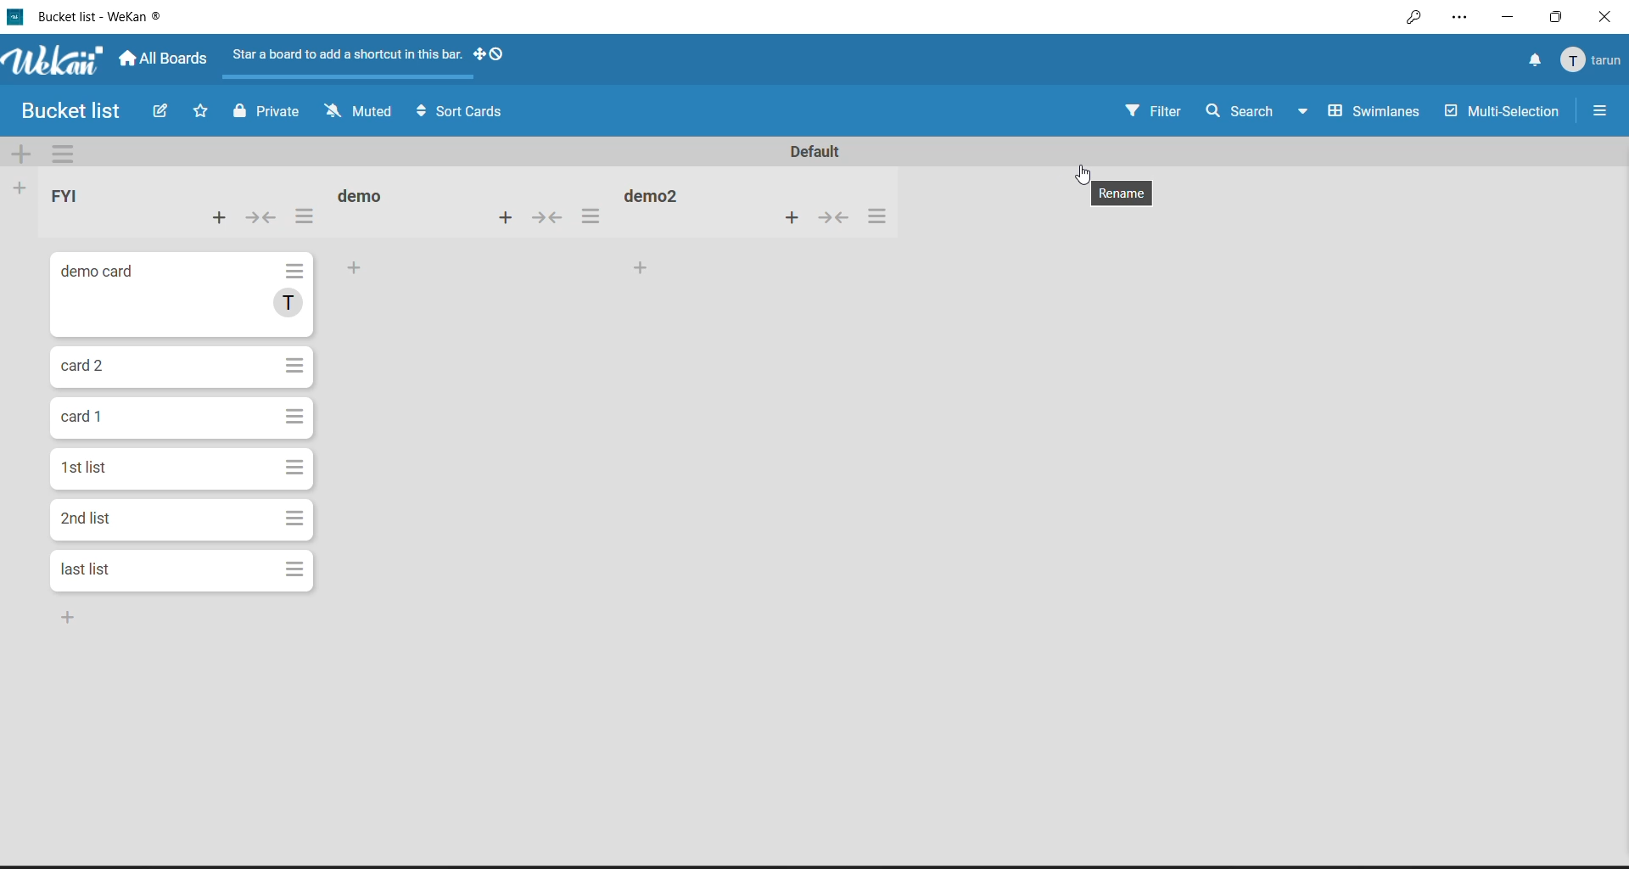 The image size is (1629, 869). I want to click on list actions, so click(305, 215).